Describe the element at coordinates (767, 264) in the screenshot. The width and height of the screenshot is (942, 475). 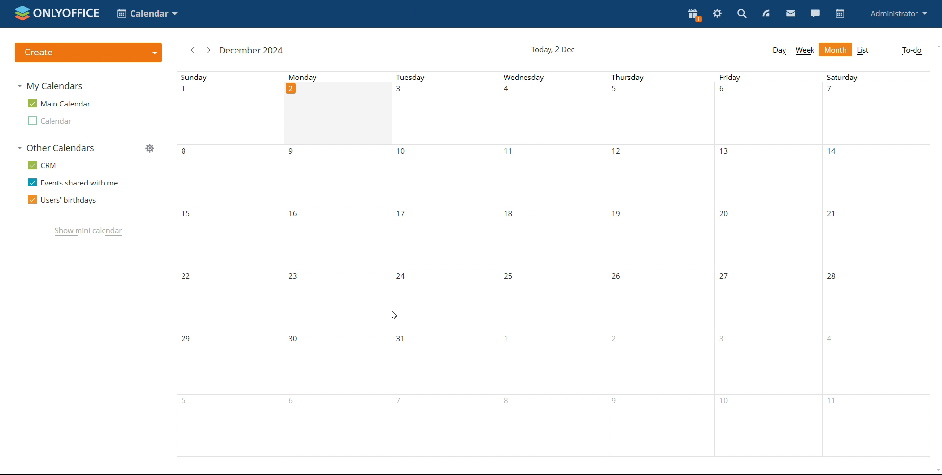
I see `` at that location.